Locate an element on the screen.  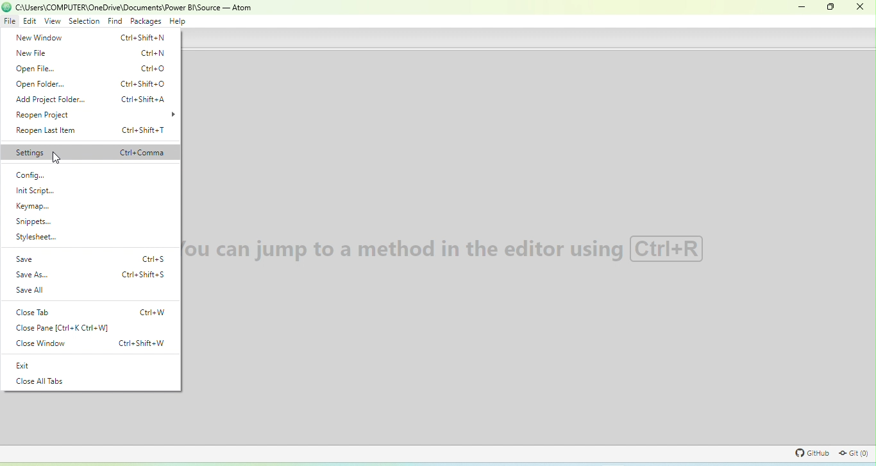
save all is located at coordinates (36, 291).